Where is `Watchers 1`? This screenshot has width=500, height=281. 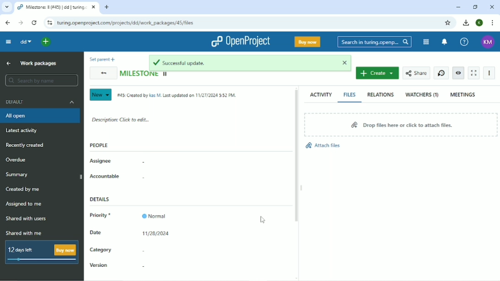 Watchers 1 is located at coordinates (422, 95).